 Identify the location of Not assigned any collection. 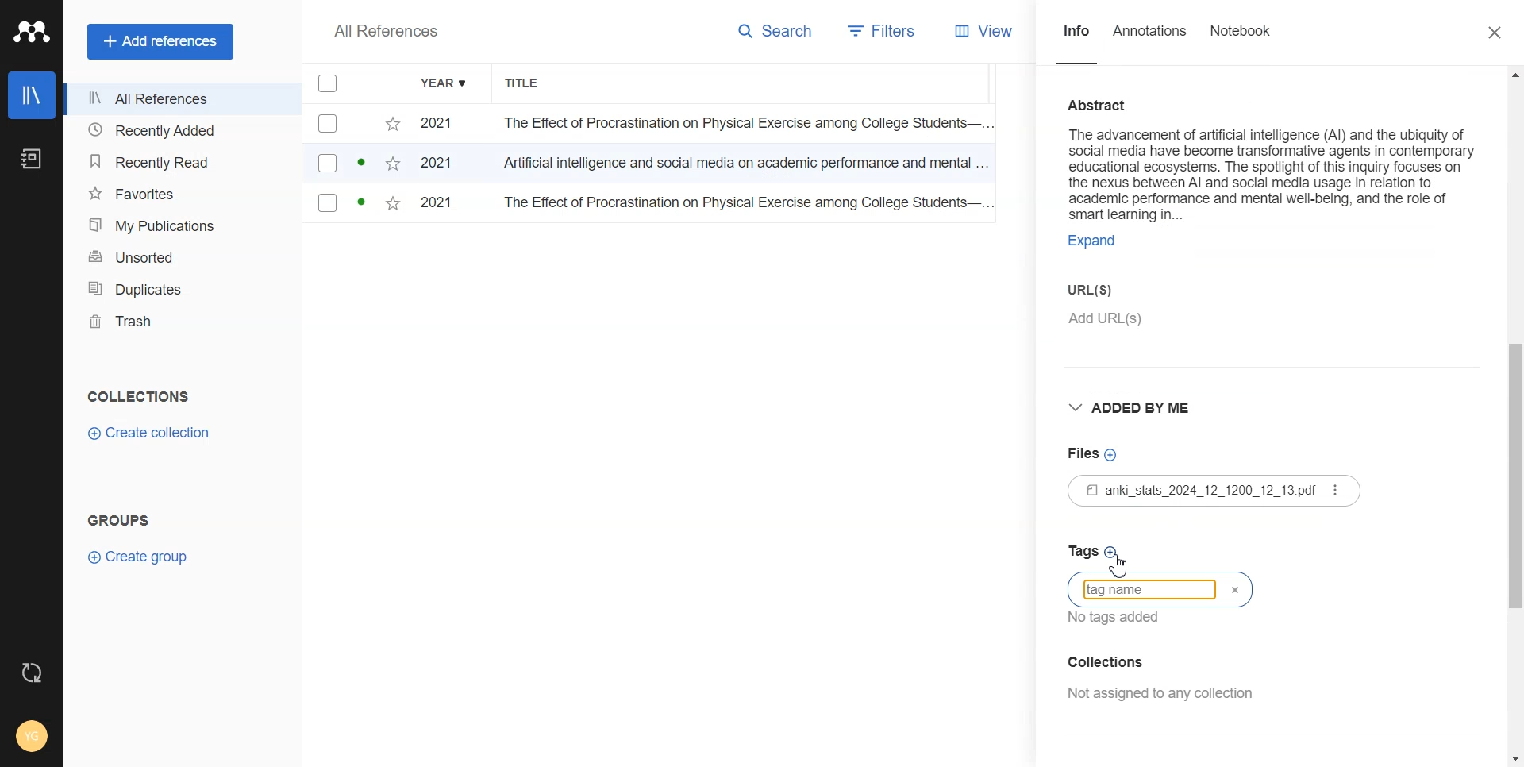
(1160, 694).